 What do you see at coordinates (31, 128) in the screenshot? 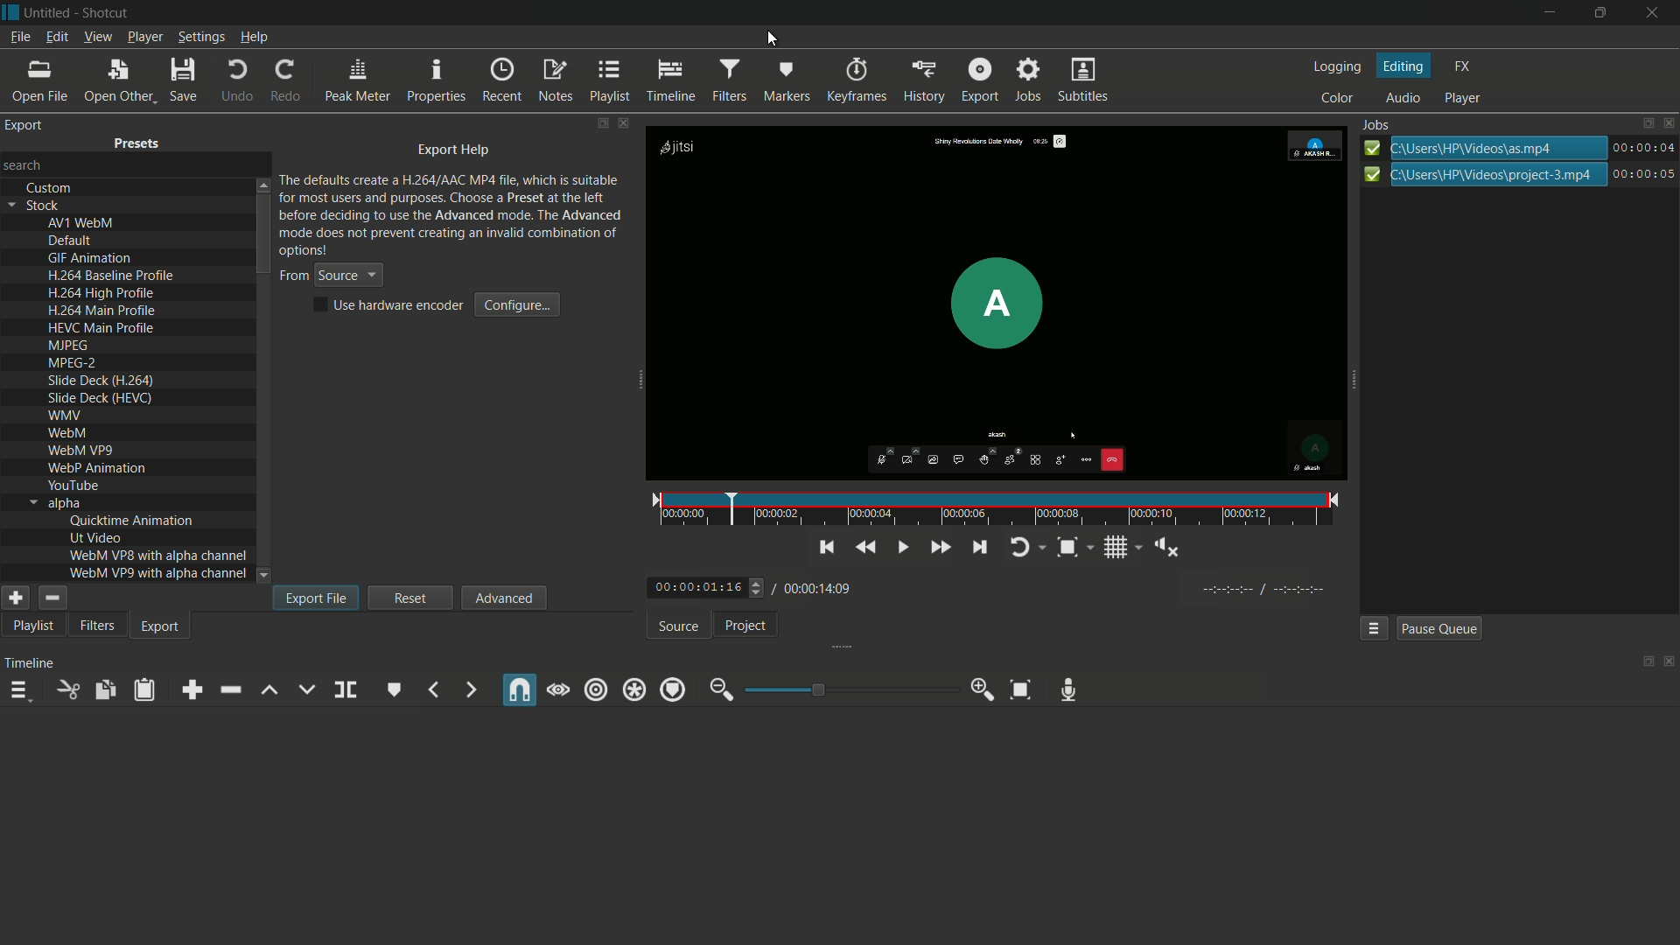
I see `Export` at bounding box center [31, 128].